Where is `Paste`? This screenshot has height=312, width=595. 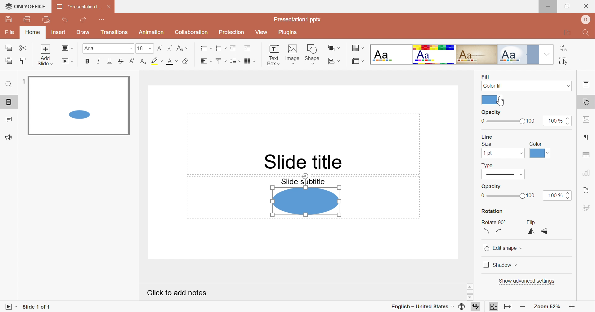
Paste is located at coordinates (10, 61).